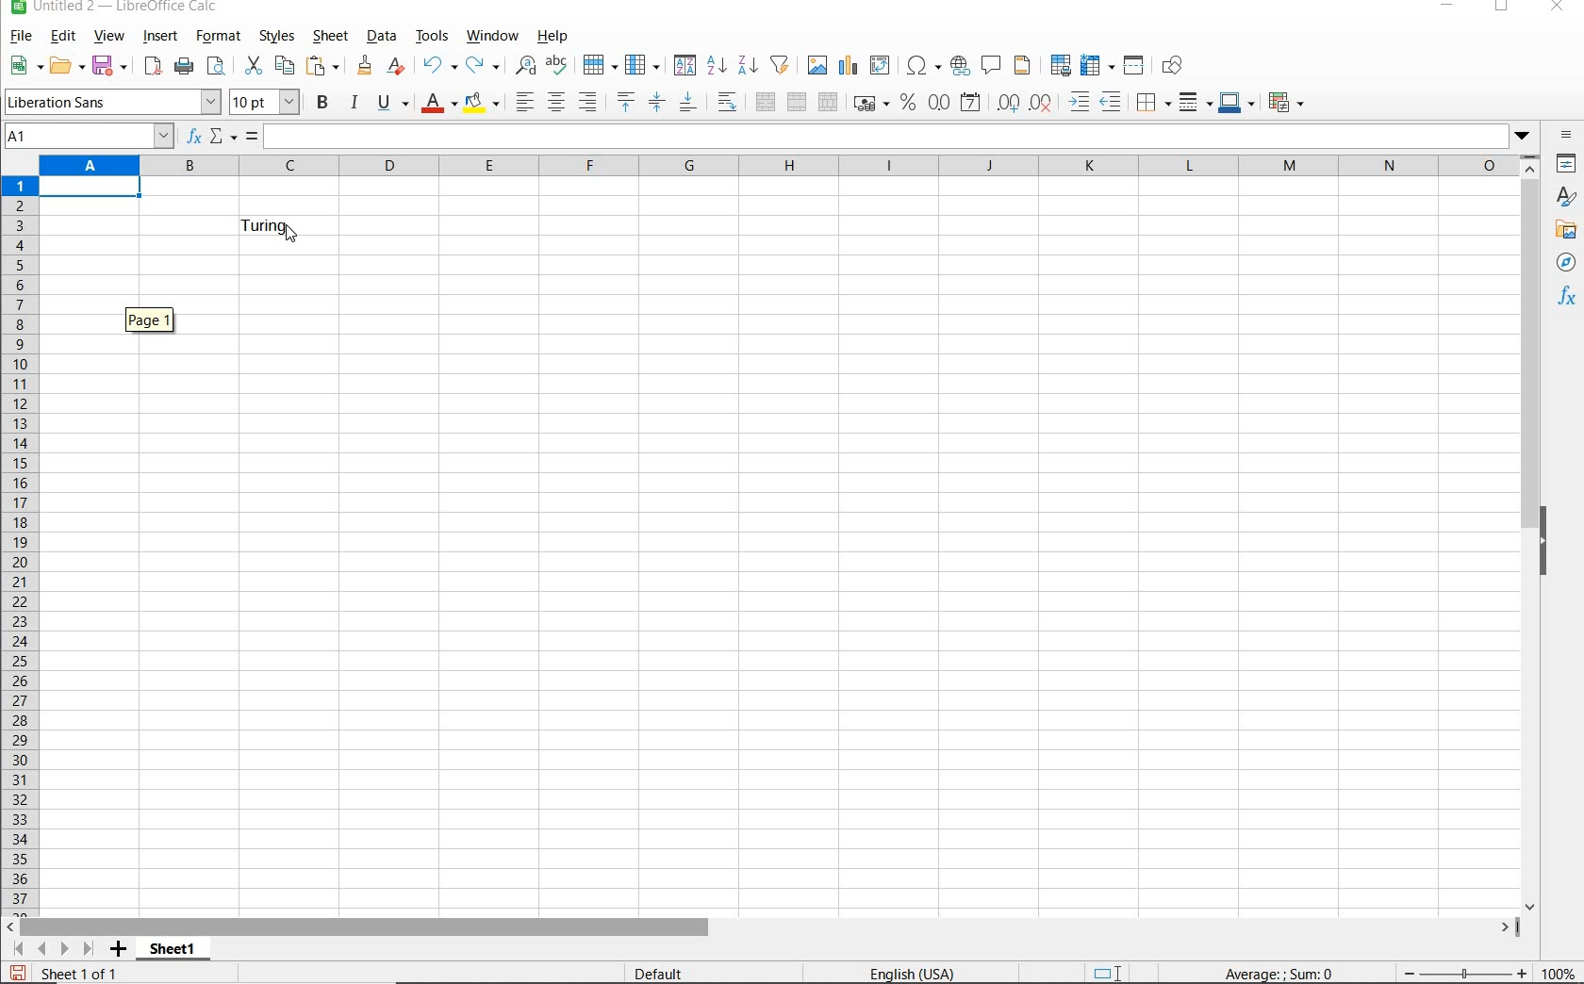  Describe the element at coordinates (1568, 264) in the screenshot. I see `NAVIGATOR` at that location.